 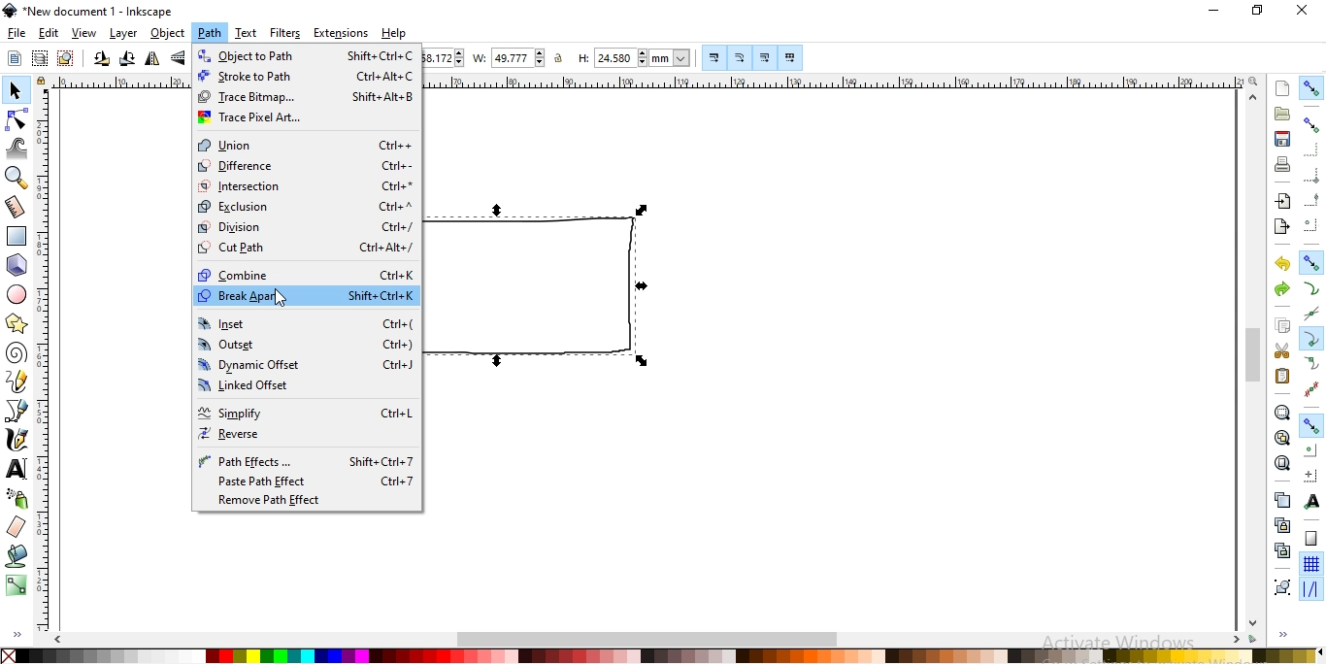 What do you see at coordinates (306, 348) in the screenshot?
I see `outset` at bounding box center [306, 348].